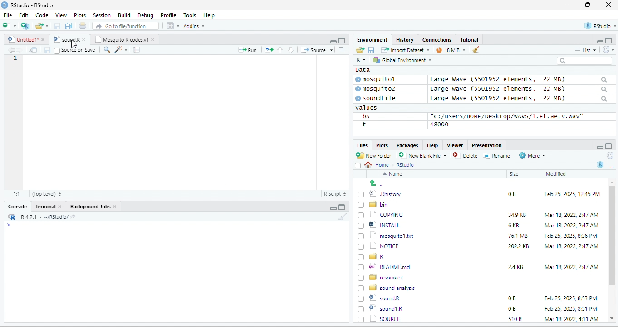 This screenshot has width=618, height=327. I want to click on # import Dataset, so click(404, 49).